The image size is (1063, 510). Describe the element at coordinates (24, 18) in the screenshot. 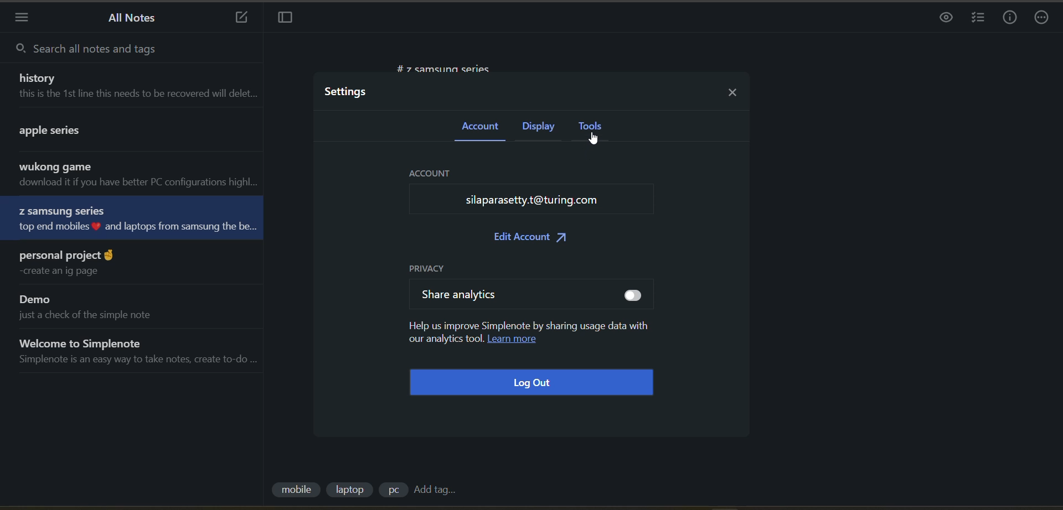

I see `menu` at that location.